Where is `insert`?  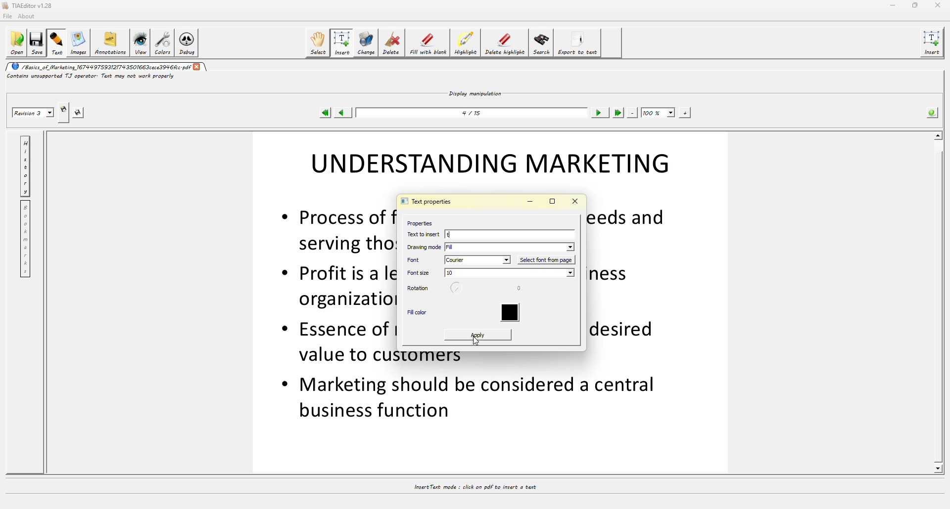 insert is located at coordinates (343, 42).